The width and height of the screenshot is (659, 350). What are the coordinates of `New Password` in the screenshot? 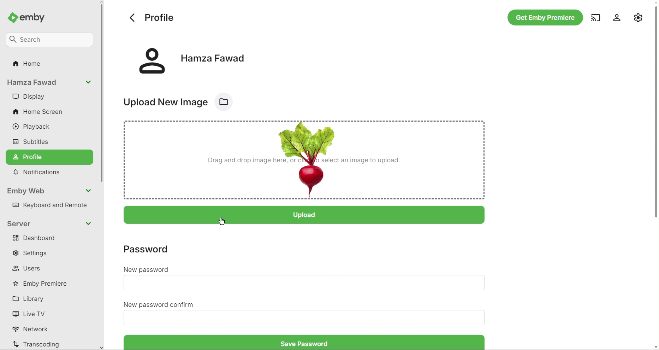 It's located at (147, 270).